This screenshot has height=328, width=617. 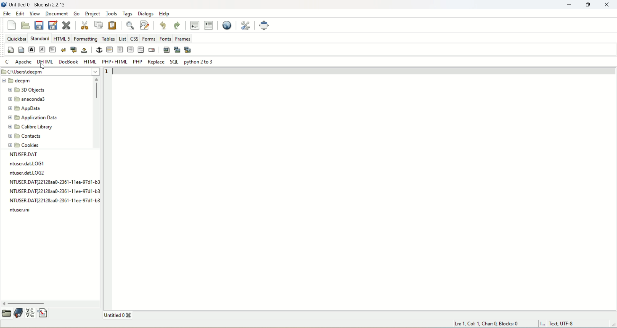 What do you see at coordinates (30, 127) in the screenshot?
I see `calibre` at bounding box center [30, 127].